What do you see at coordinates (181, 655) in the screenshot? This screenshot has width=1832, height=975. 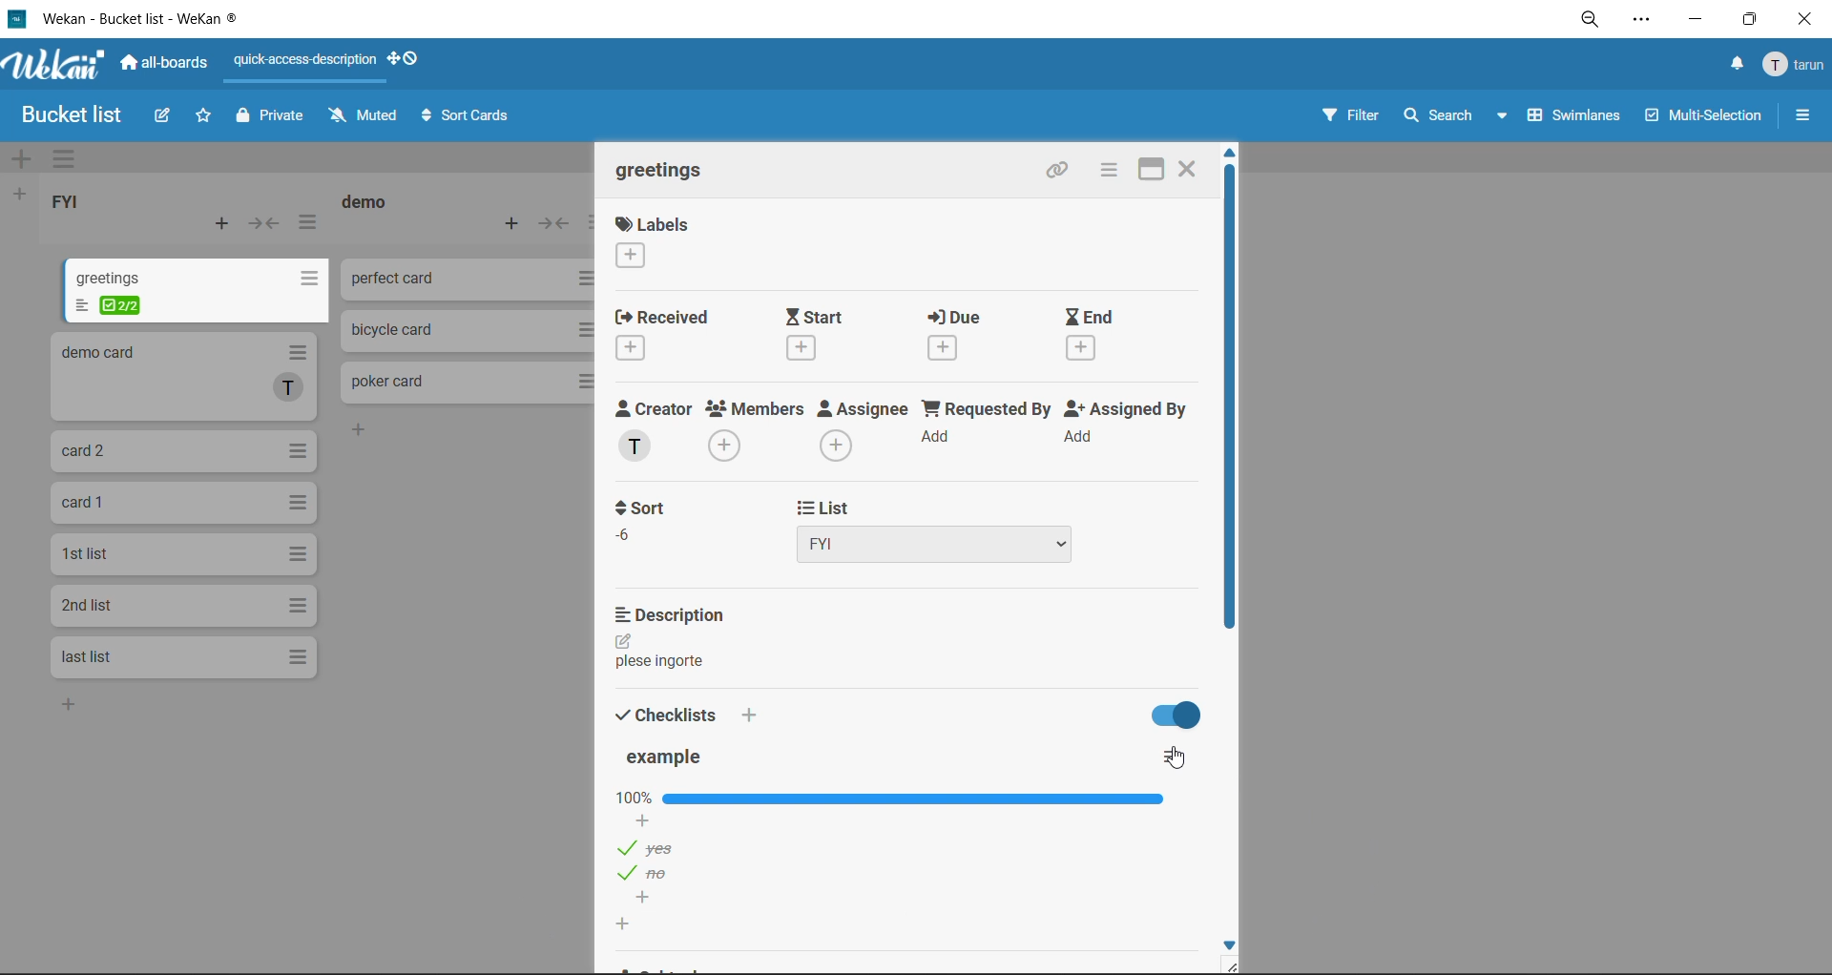 I see `cards` at bounding box center [181, 655].